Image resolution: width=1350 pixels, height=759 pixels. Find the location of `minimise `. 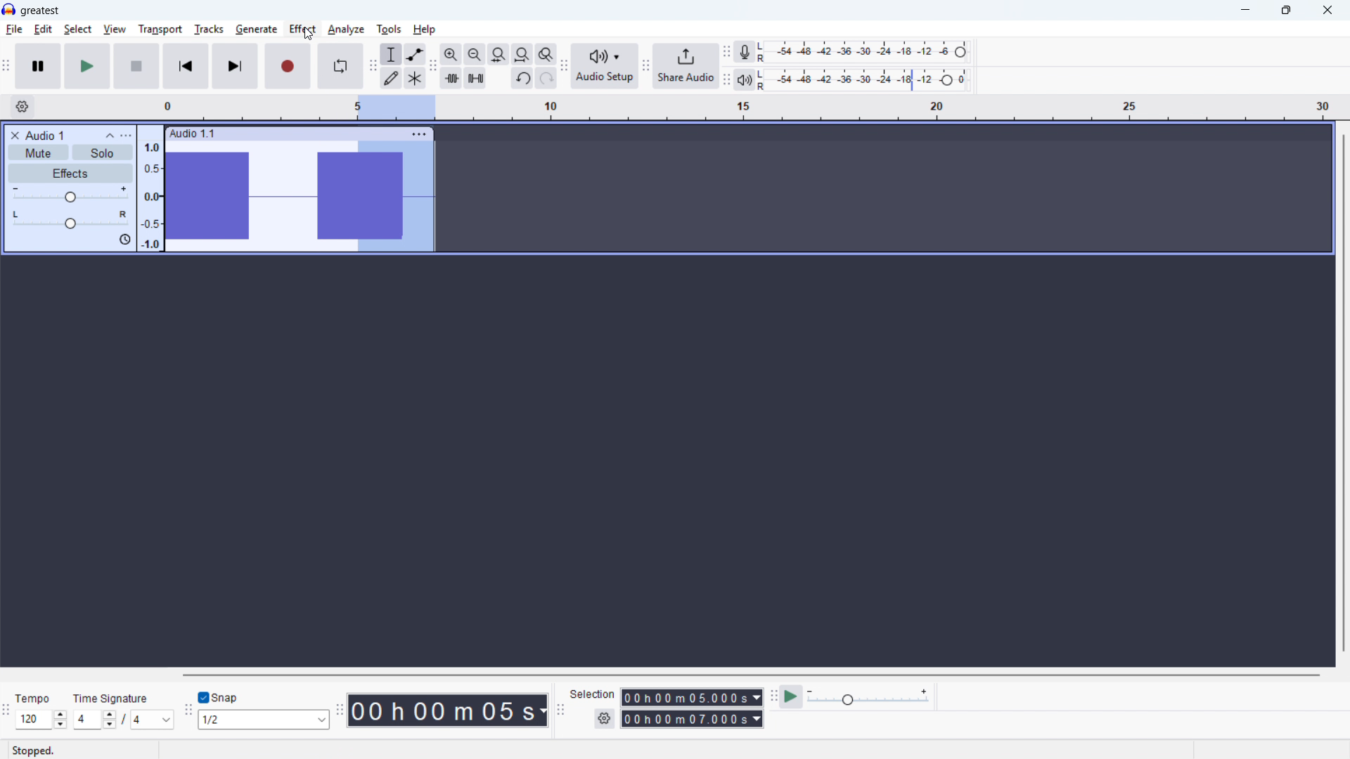

minimise  is located at coordinates (1247, 11).